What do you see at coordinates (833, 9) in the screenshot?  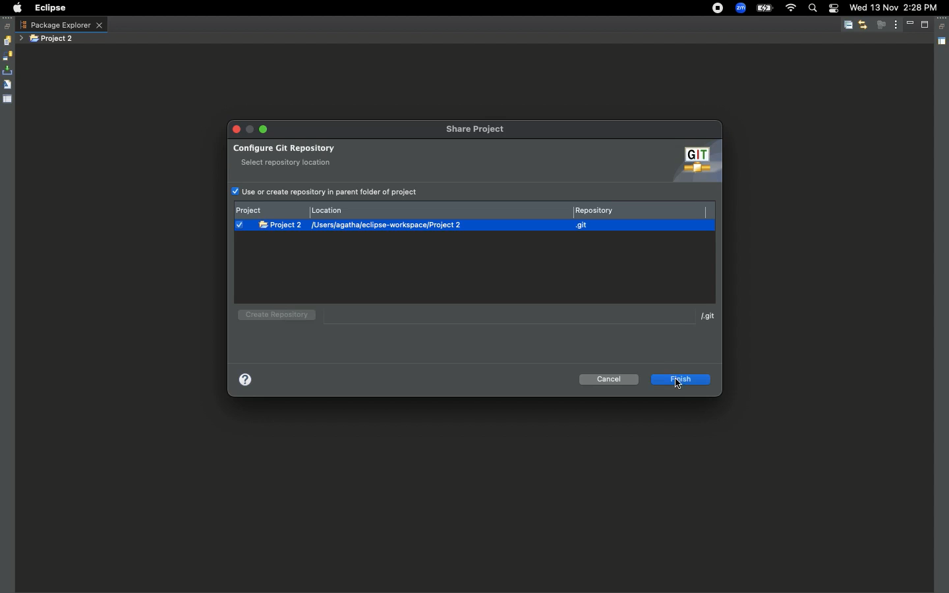 I see `Notification` at bounding box center [833, 9].